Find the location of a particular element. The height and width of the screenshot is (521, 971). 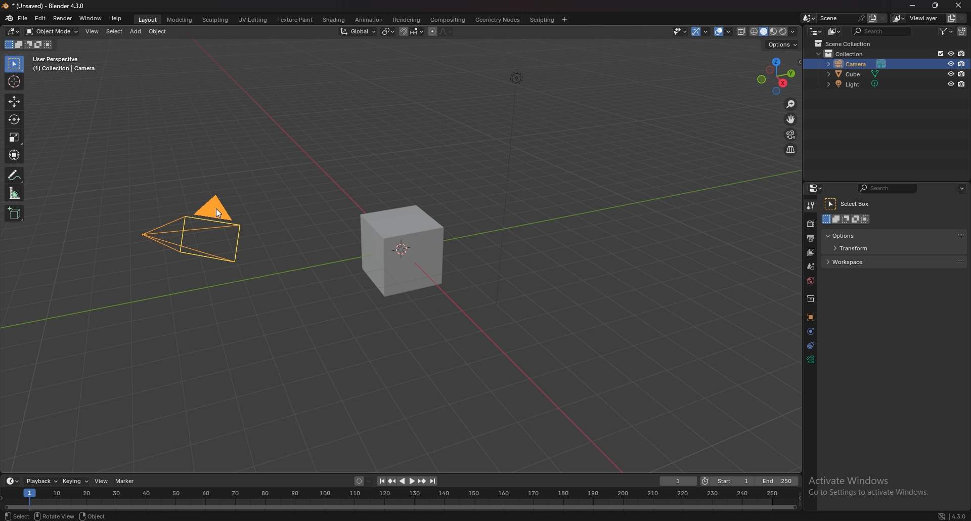

measure is located at coordinates (15, 192).